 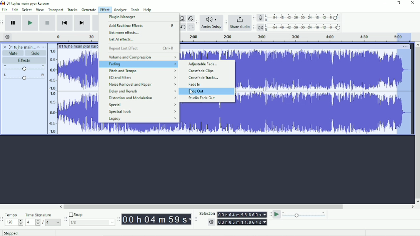 What do you see at coordinates (205, 78) in the screenshot?
I see `Crossfade Tracks` at bounding box center [205, 78].